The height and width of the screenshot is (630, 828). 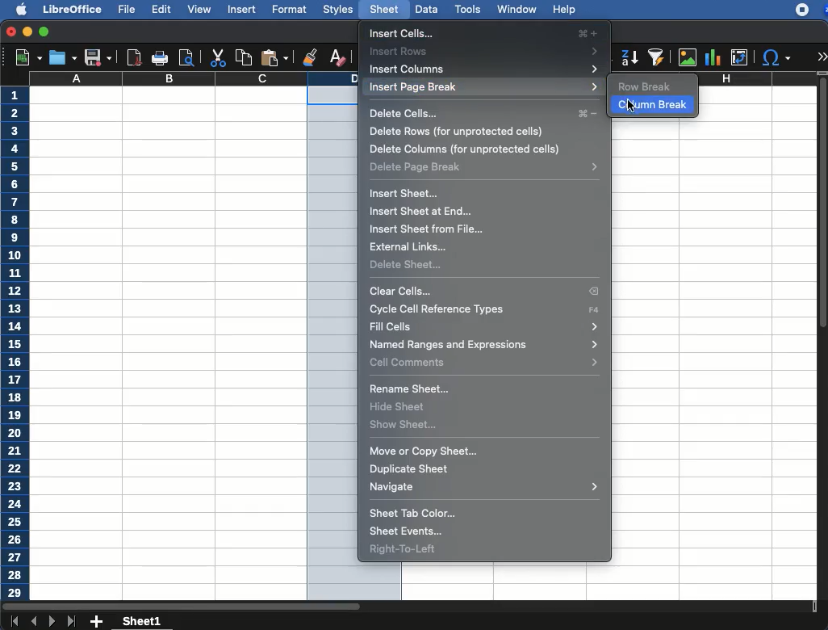 I want to click on delete cells, so click(x=485, y=115).